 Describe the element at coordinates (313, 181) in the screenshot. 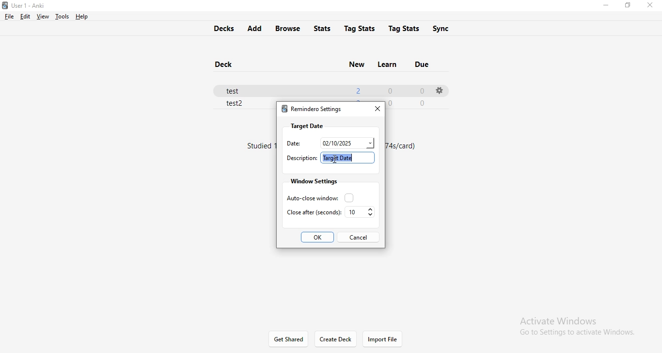

I see `window settings` at that location.